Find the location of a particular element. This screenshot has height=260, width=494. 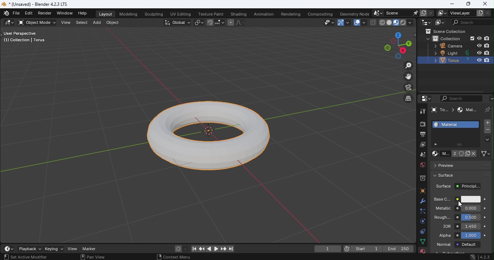

Hide in viewpoint is located at coordinates (479, 38).